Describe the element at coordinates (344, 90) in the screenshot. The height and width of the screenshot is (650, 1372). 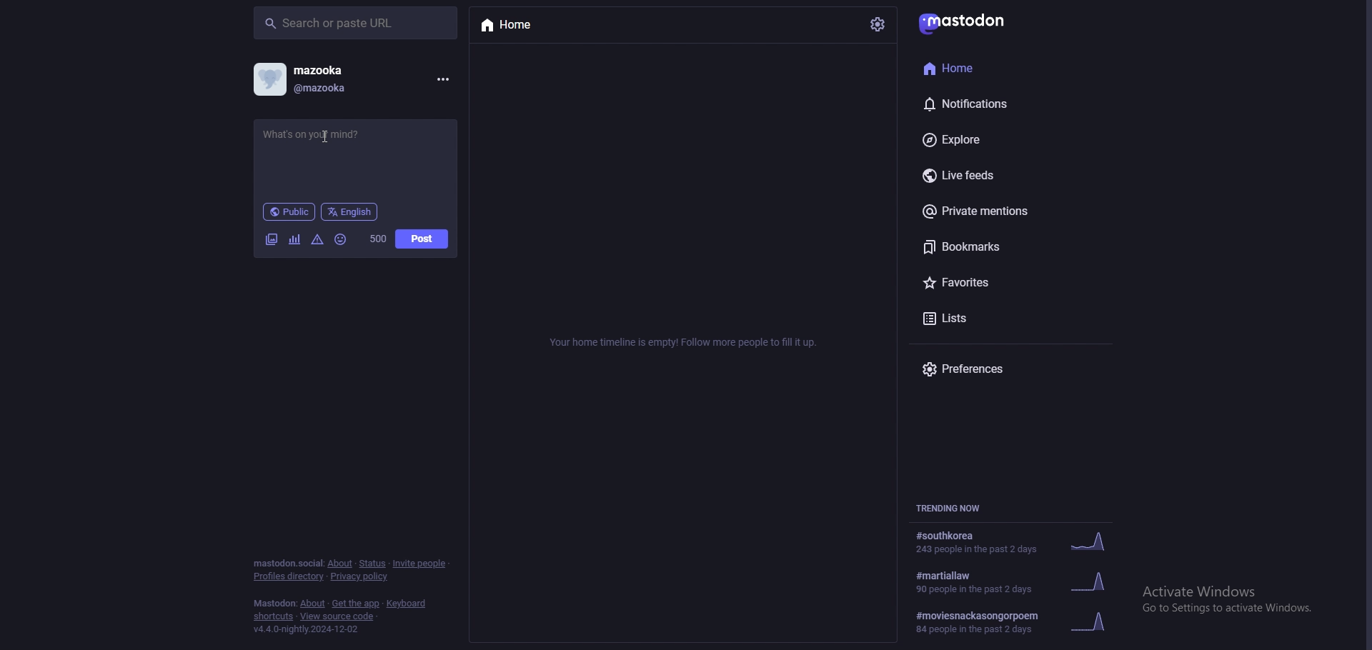
I see `@mazooka` at that location.